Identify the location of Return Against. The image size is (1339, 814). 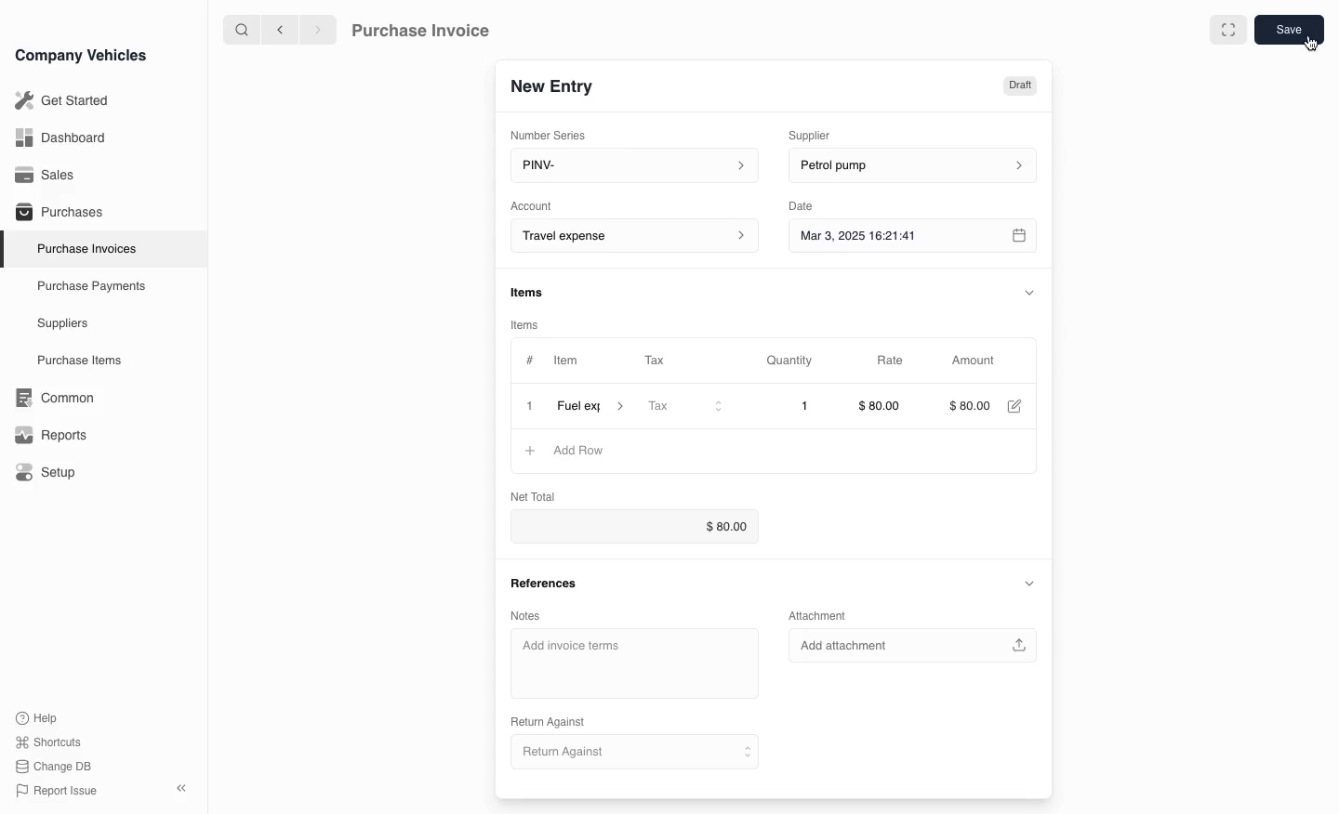
(631, 753).